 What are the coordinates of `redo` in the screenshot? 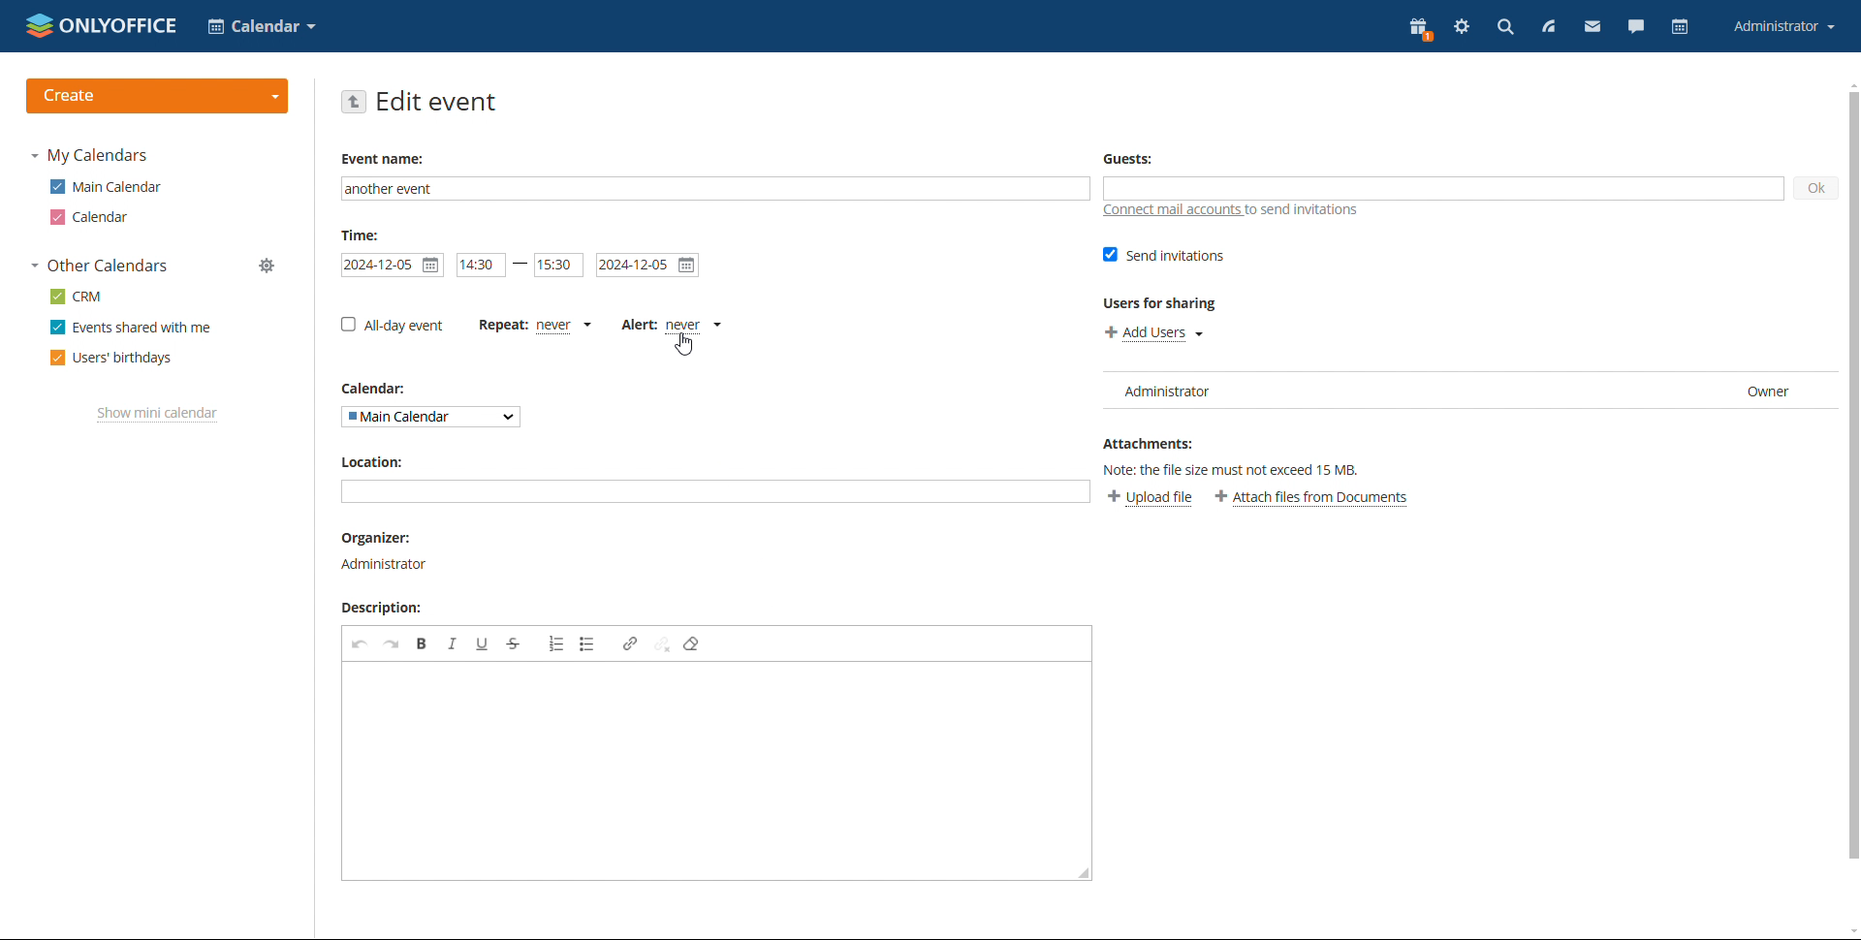 It's located at (392, 643).